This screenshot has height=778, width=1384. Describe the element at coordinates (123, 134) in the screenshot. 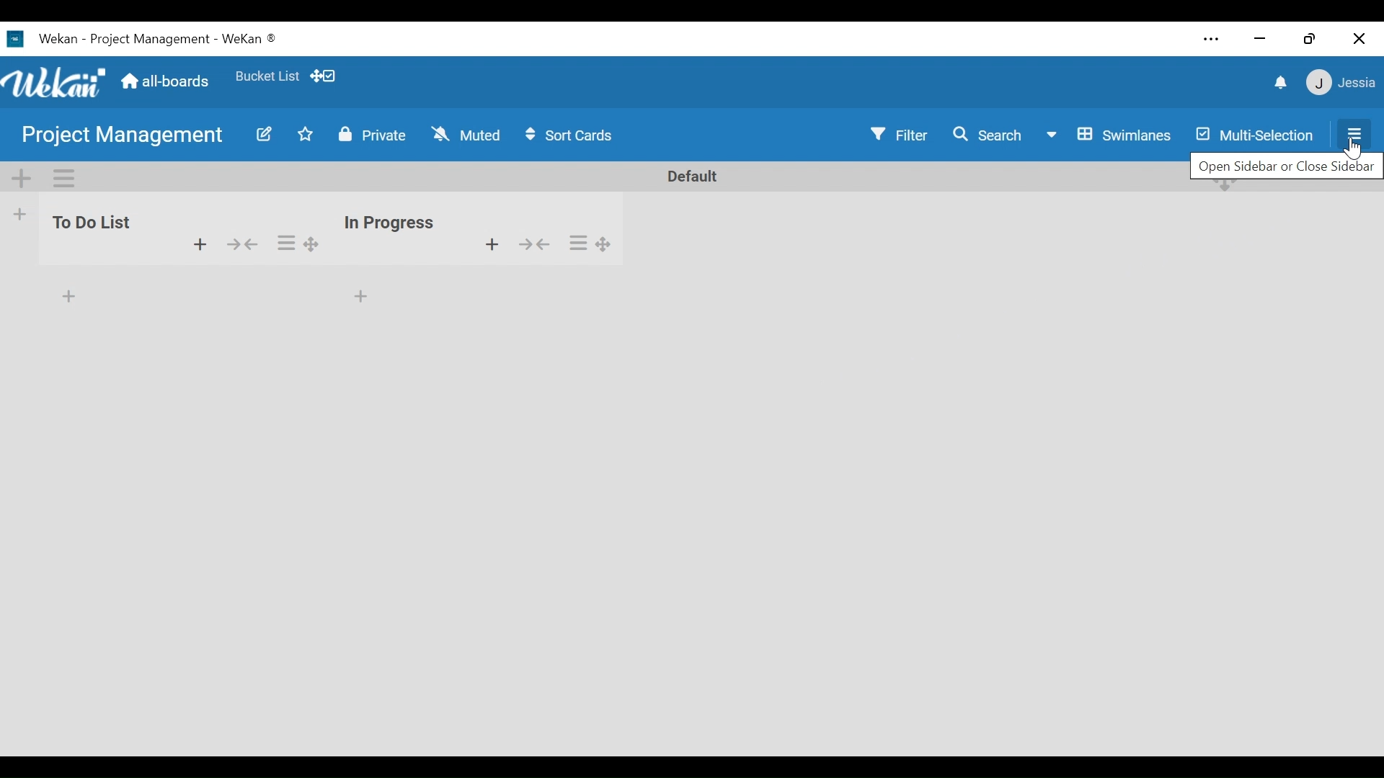

I see `Board Name` at that location.